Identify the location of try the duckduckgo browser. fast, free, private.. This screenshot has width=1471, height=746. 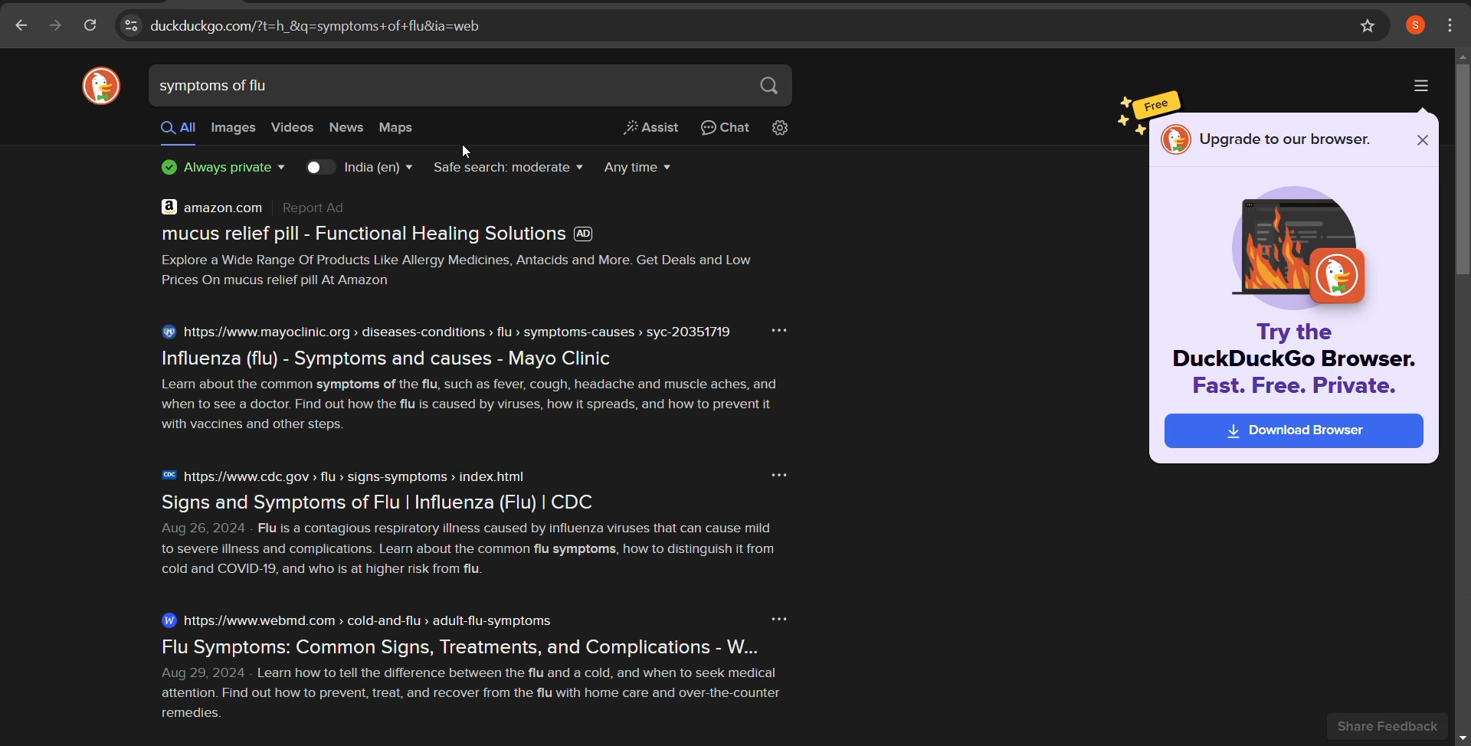
(1290, 367).